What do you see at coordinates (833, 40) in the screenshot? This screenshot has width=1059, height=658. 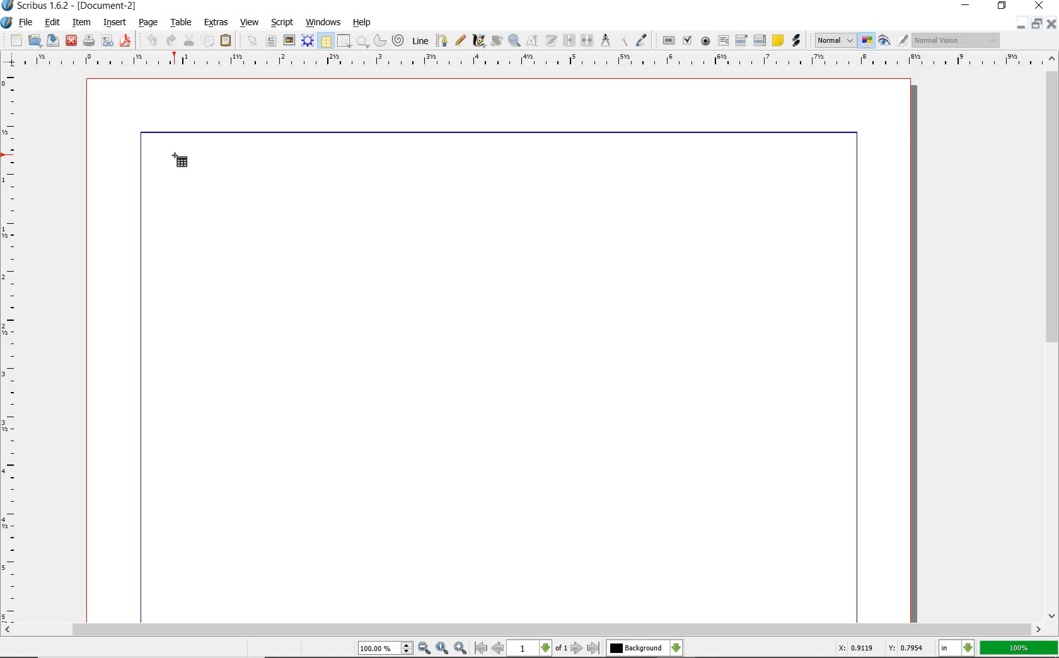 I see `select the image preview mode` at bounding box center [833, 40].